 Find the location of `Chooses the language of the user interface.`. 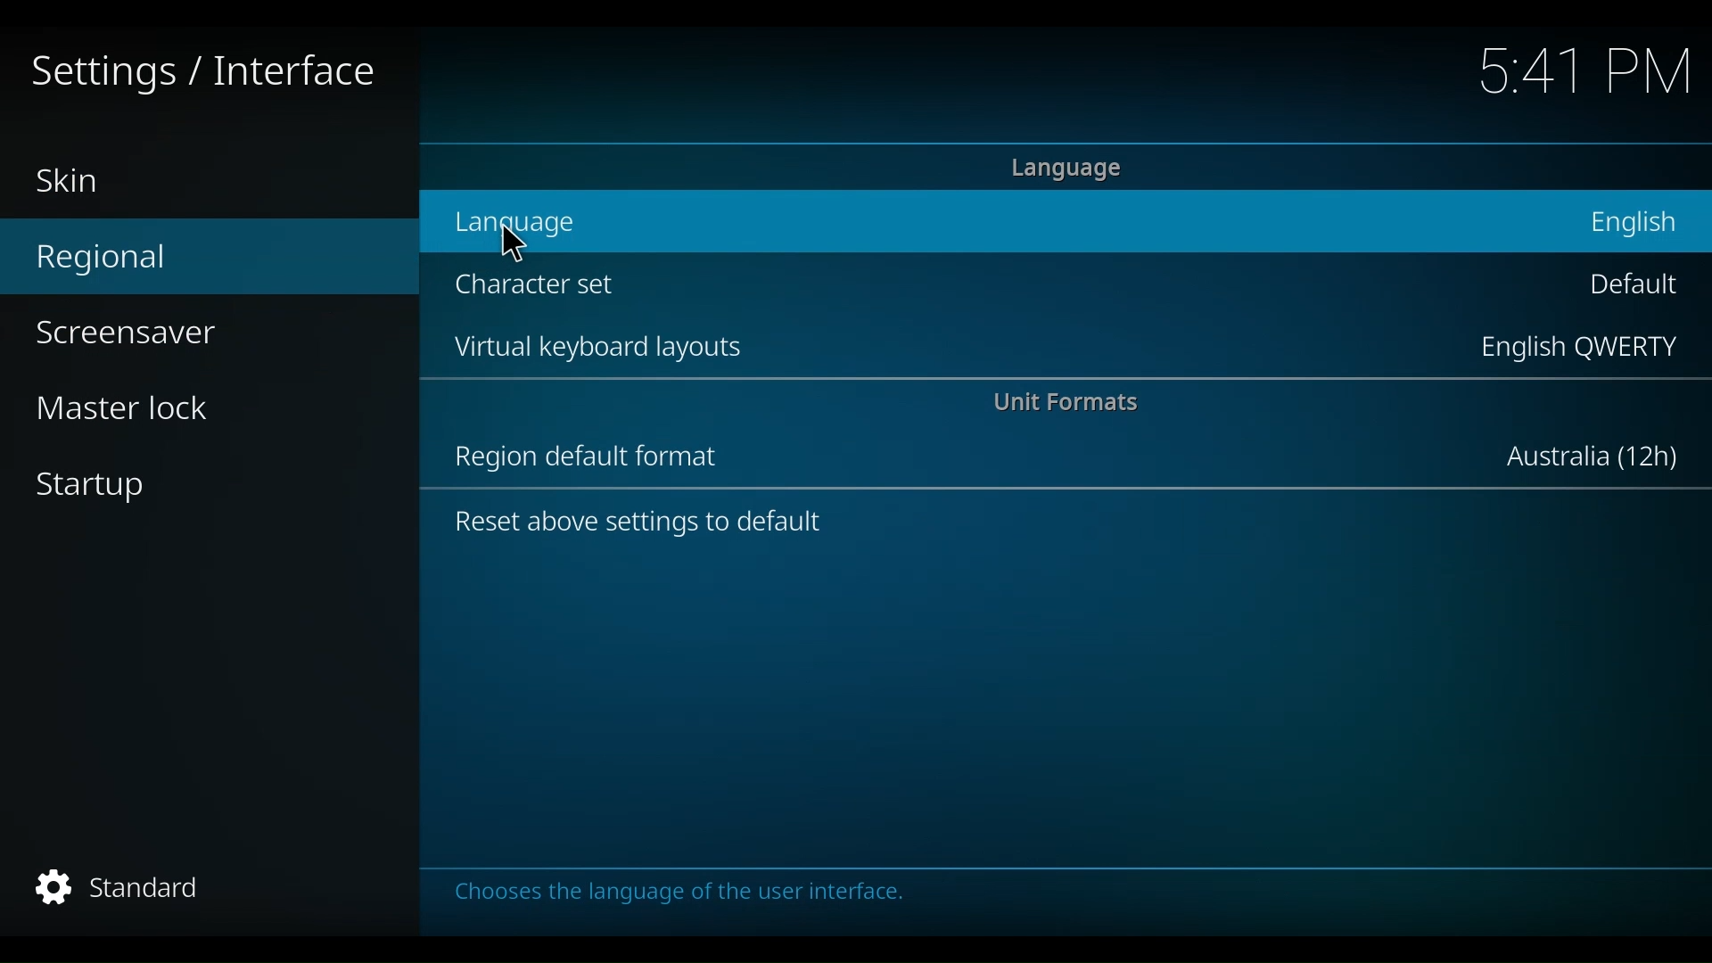

Chooses the language of the user interface. is located at coordinates (698, 896).